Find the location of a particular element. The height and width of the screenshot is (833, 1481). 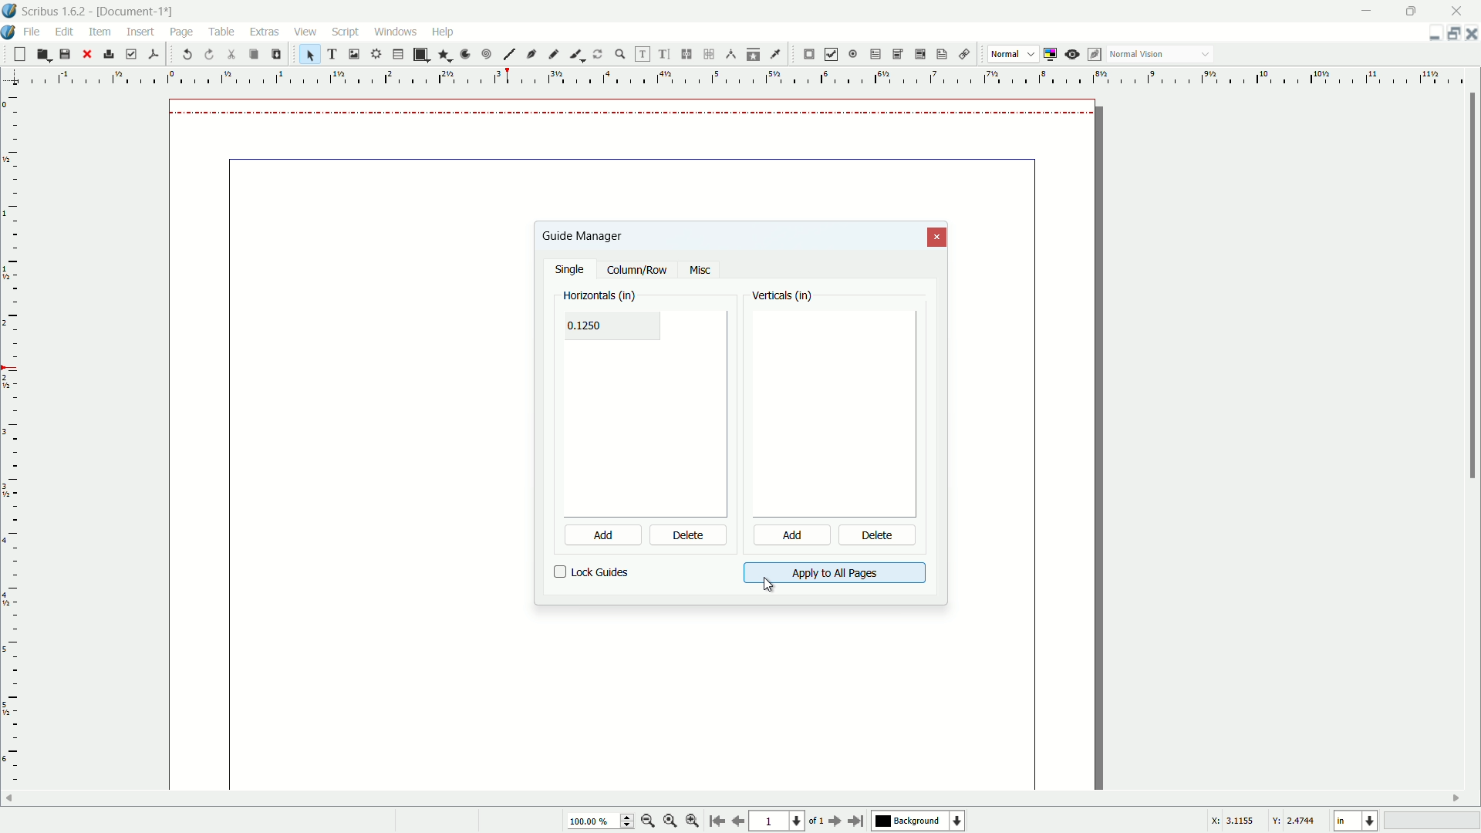

close document is located at coordinates (1472, 34).